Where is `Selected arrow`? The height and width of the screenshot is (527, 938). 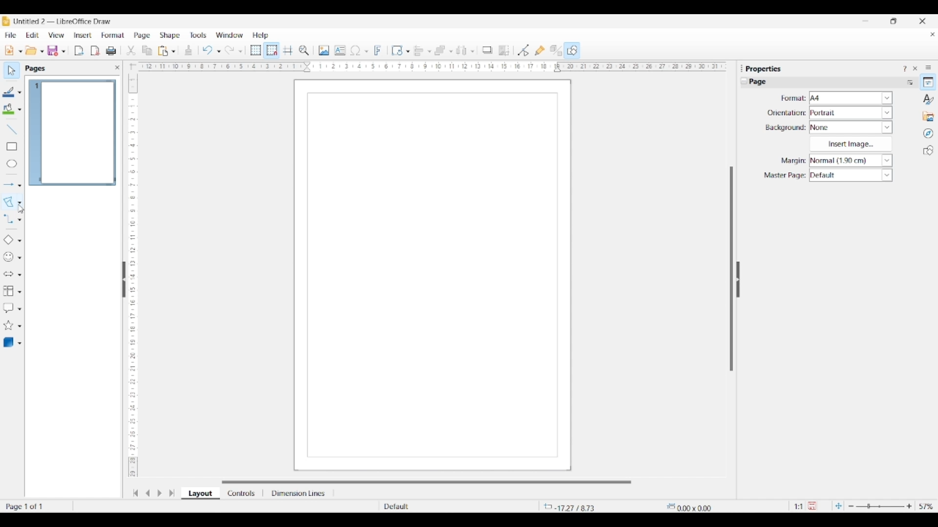
Selected arrow is located at coordinates (9, 185).